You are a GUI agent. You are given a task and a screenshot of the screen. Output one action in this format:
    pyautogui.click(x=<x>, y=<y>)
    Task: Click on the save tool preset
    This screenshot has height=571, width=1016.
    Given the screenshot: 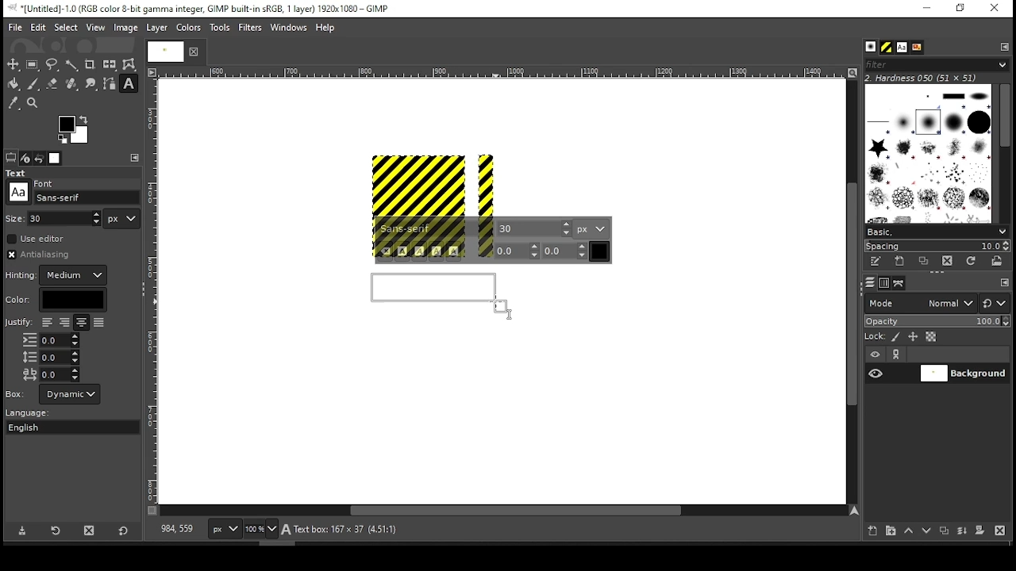 What is the action you would take?
    pyautogui.click(x=24, y=530)
    